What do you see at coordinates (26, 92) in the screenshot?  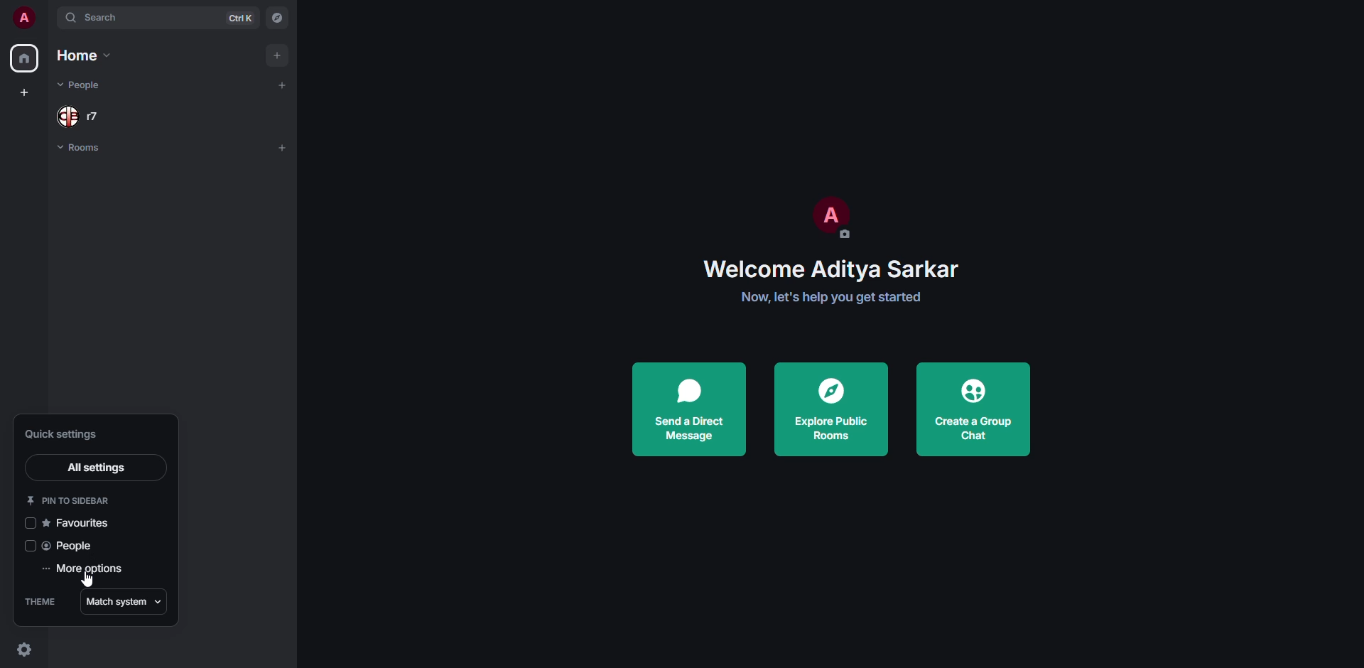 I see `create space` at bounding box center [26, 92].